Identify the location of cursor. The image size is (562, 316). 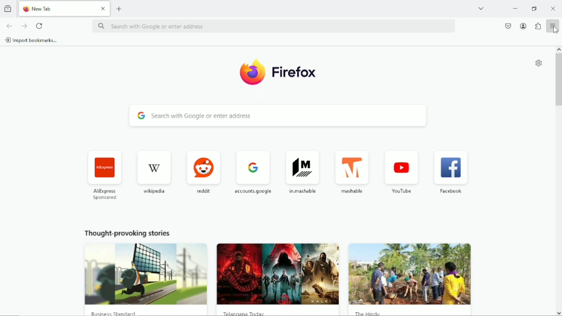
(554, 30).